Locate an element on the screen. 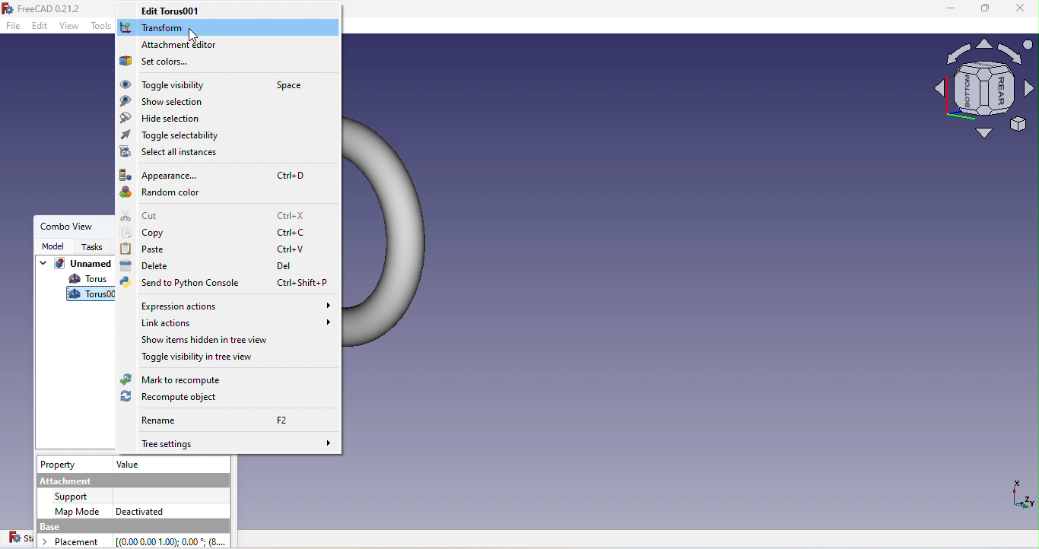 The image size is (1039, 549). Set colors is located at coordinates (154, 62).